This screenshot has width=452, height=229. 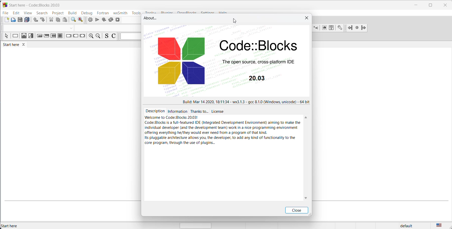 What do you see at coordinates (43, 13) in the screenshot?
I see `search` at bounding box center [43, 13].